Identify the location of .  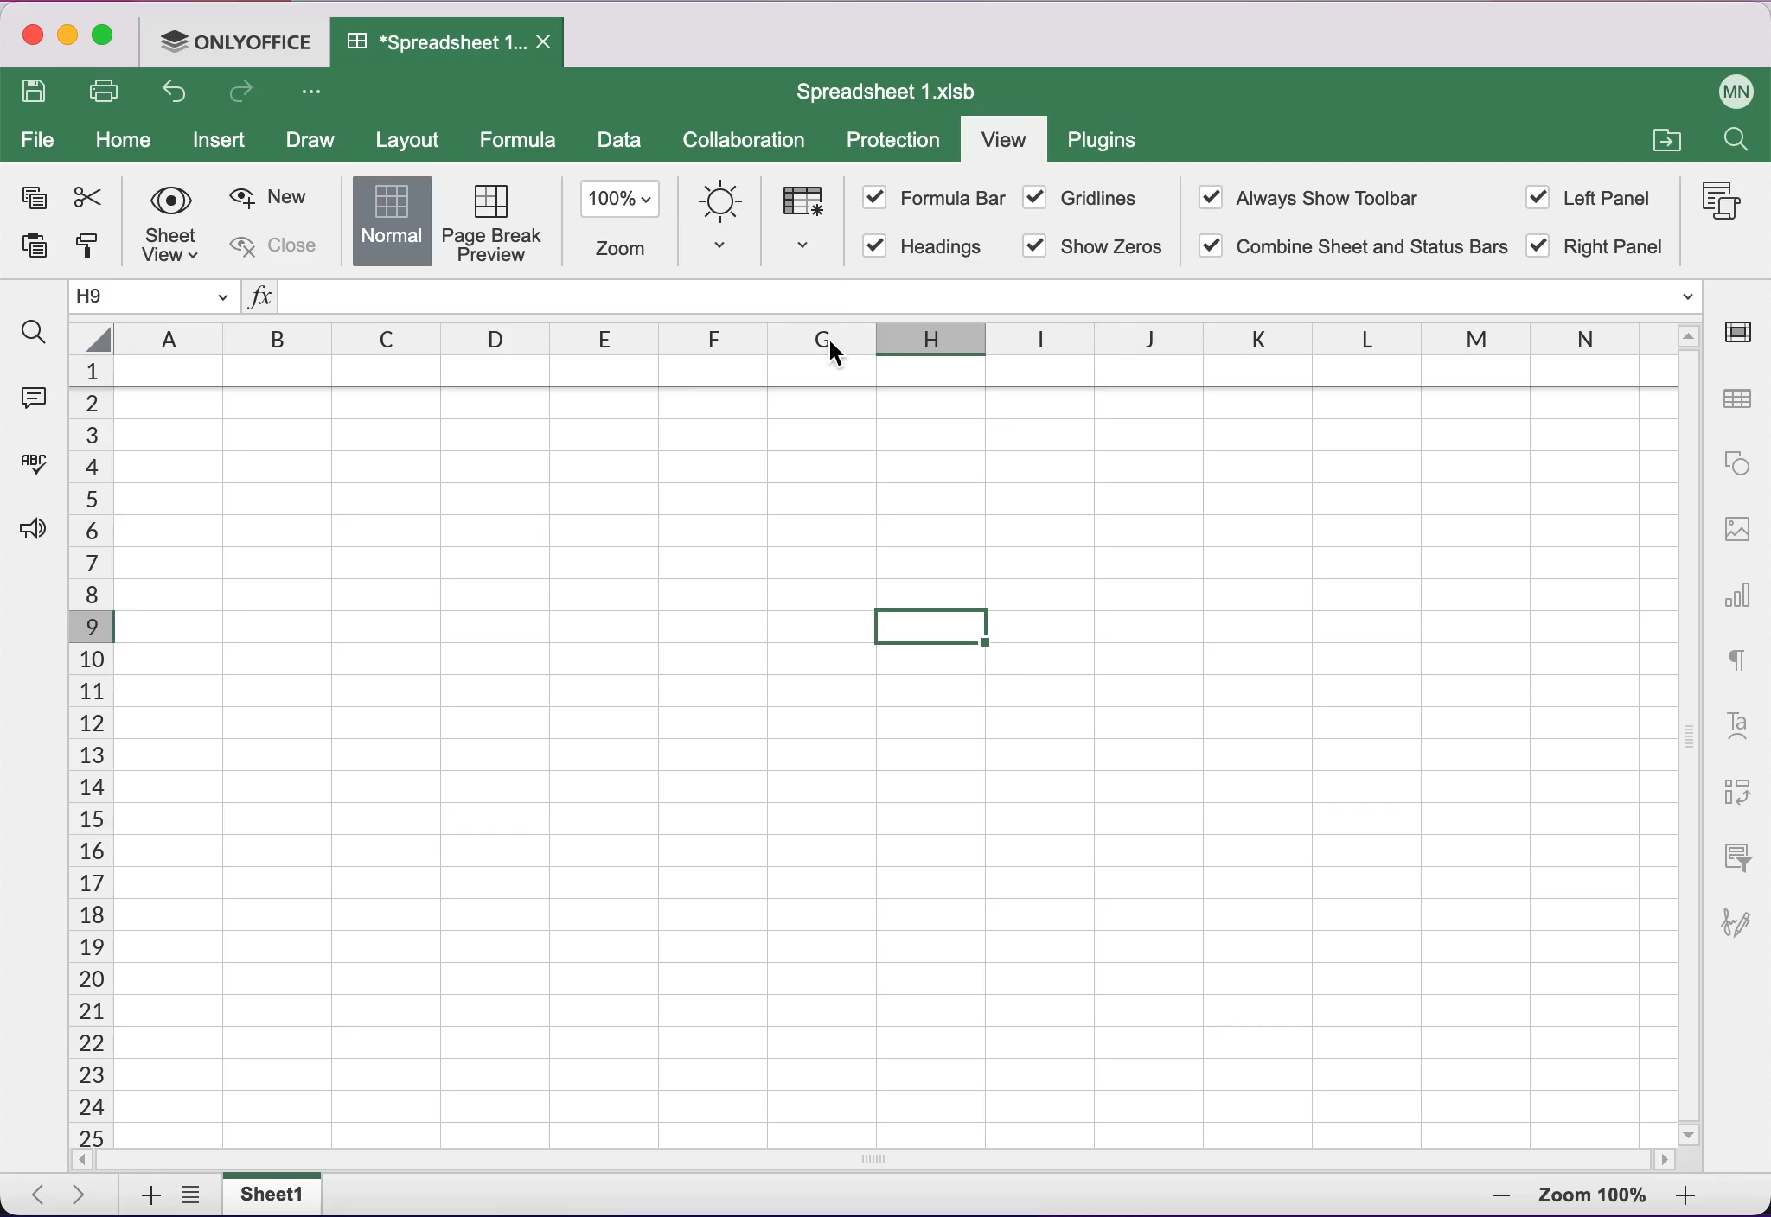
(1727, 323).